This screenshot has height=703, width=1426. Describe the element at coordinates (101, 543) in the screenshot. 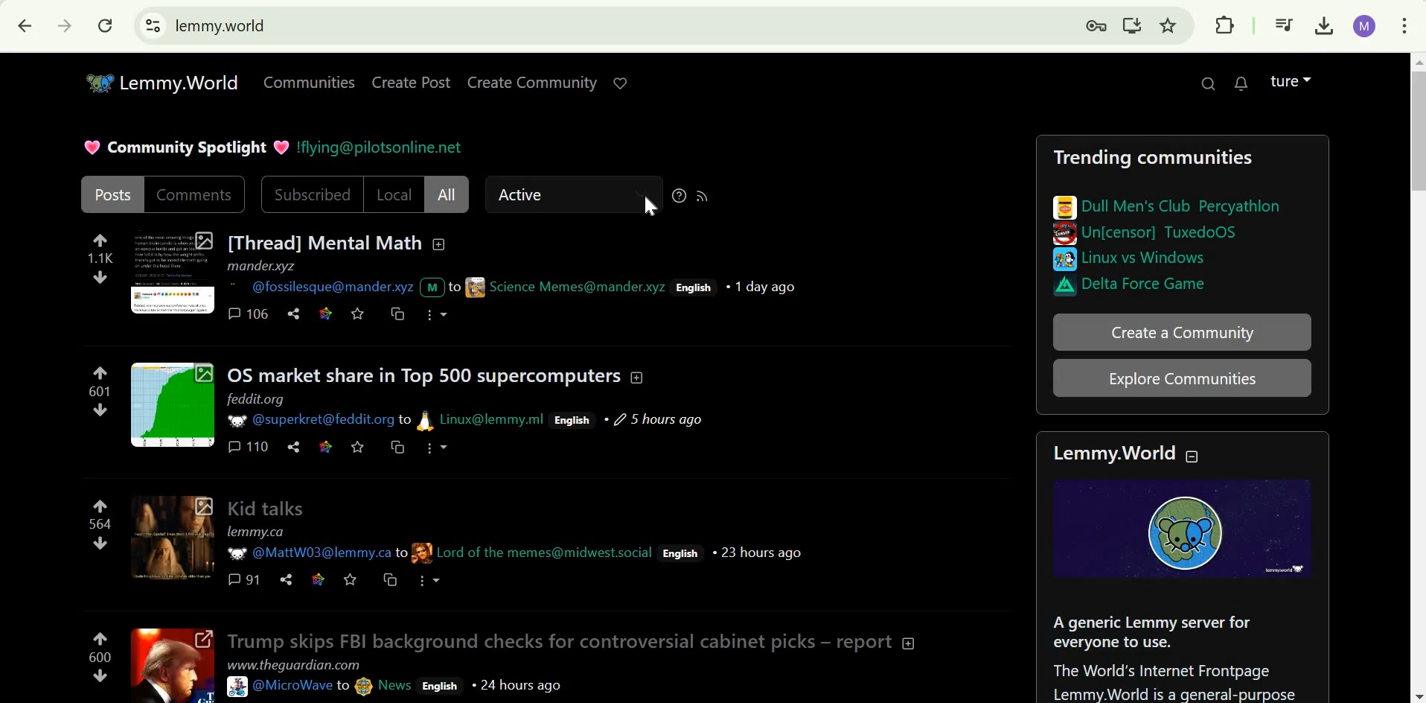

I see `downvote` at that location.